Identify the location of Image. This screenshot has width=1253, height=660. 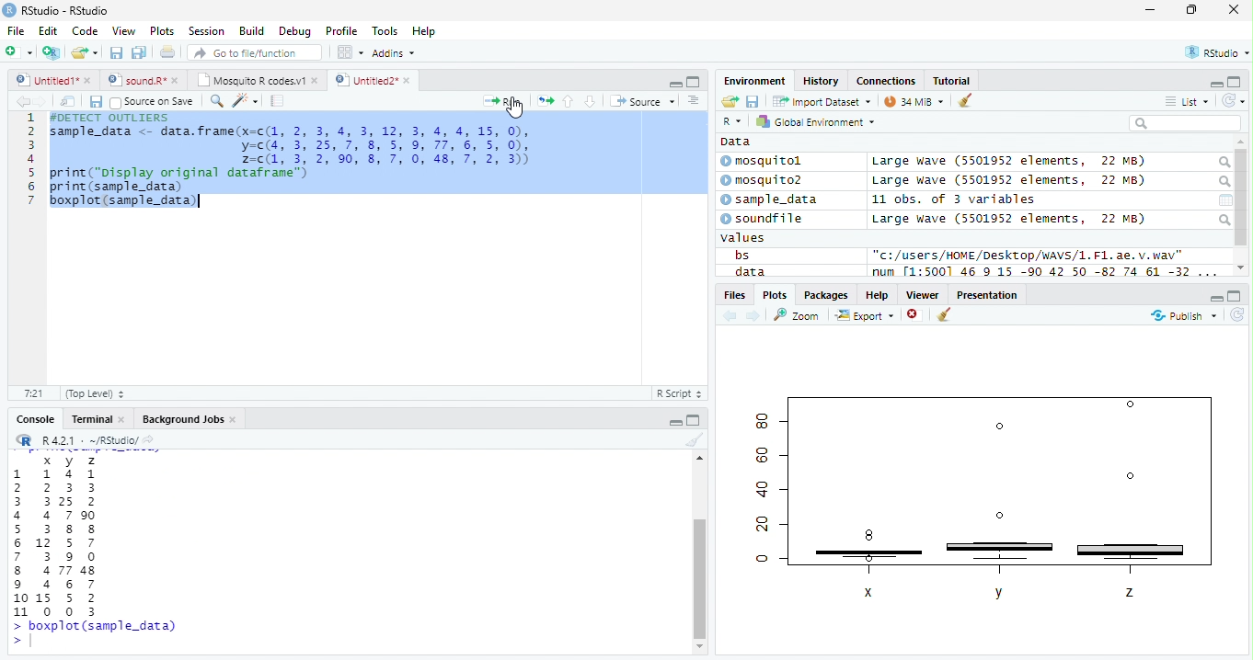
(986, 495).